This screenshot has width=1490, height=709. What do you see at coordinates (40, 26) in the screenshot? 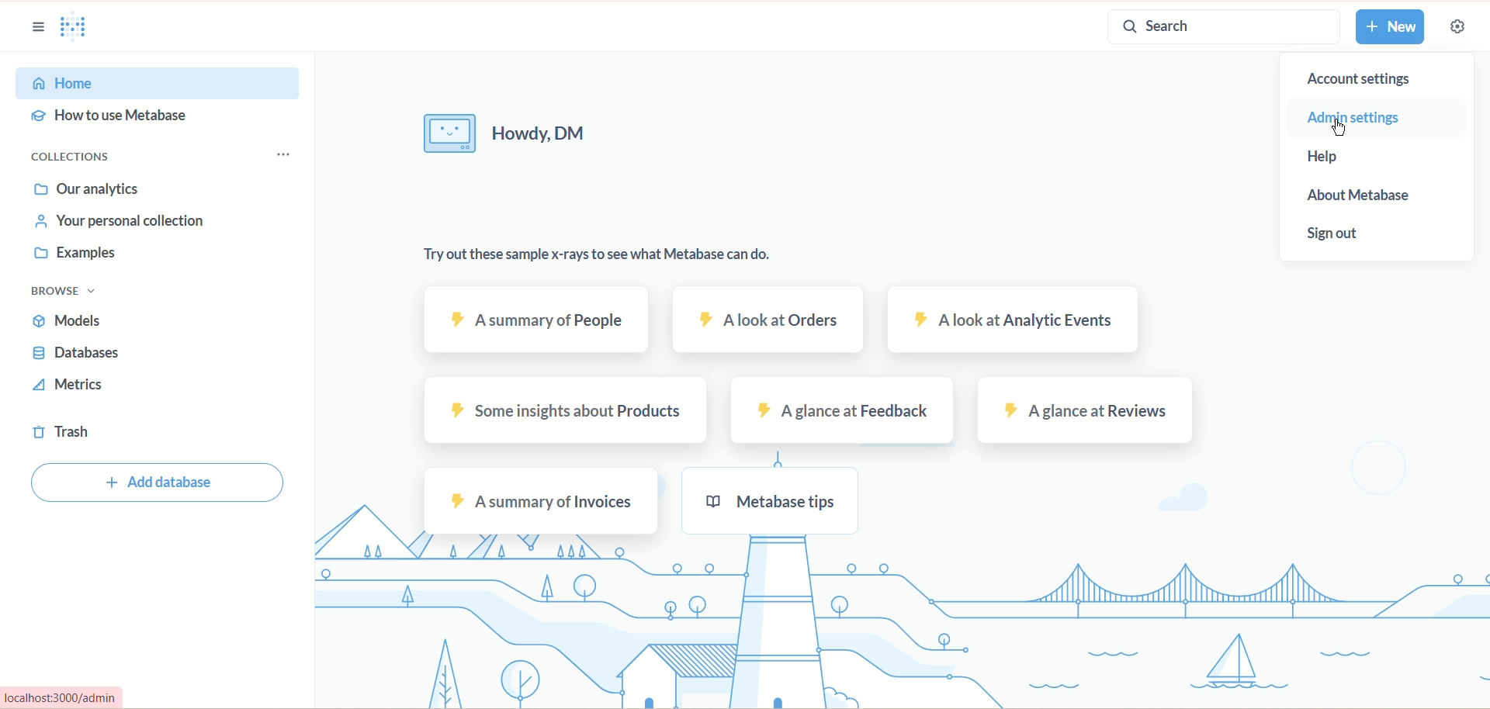
I see `sidebar` at bounding box center [40, 26].